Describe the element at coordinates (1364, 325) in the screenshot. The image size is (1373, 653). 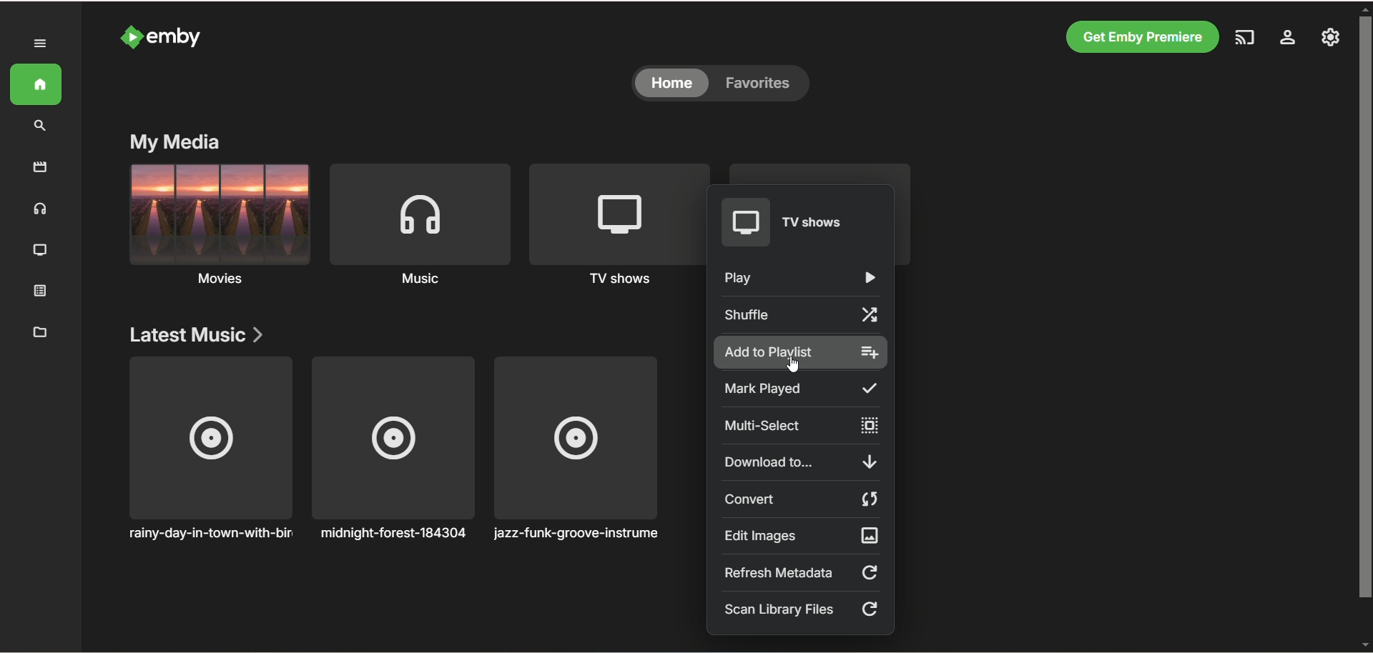
I see `vertical scroll bar` at that location.